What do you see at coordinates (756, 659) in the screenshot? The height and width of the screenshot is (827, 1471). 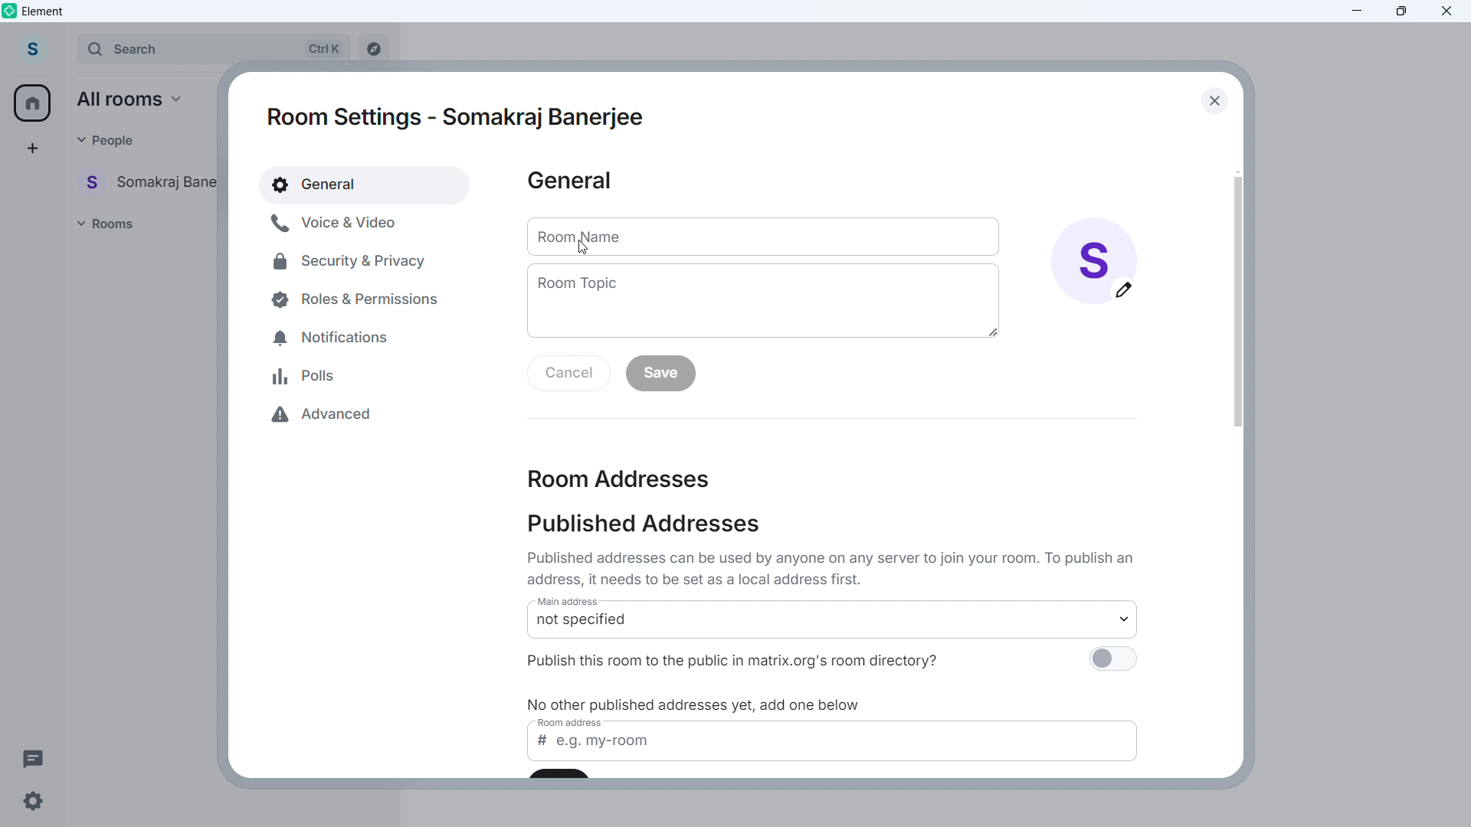 I see `publish this room to the public in matrix.org's room directory?` at bounding box center [756, 659].